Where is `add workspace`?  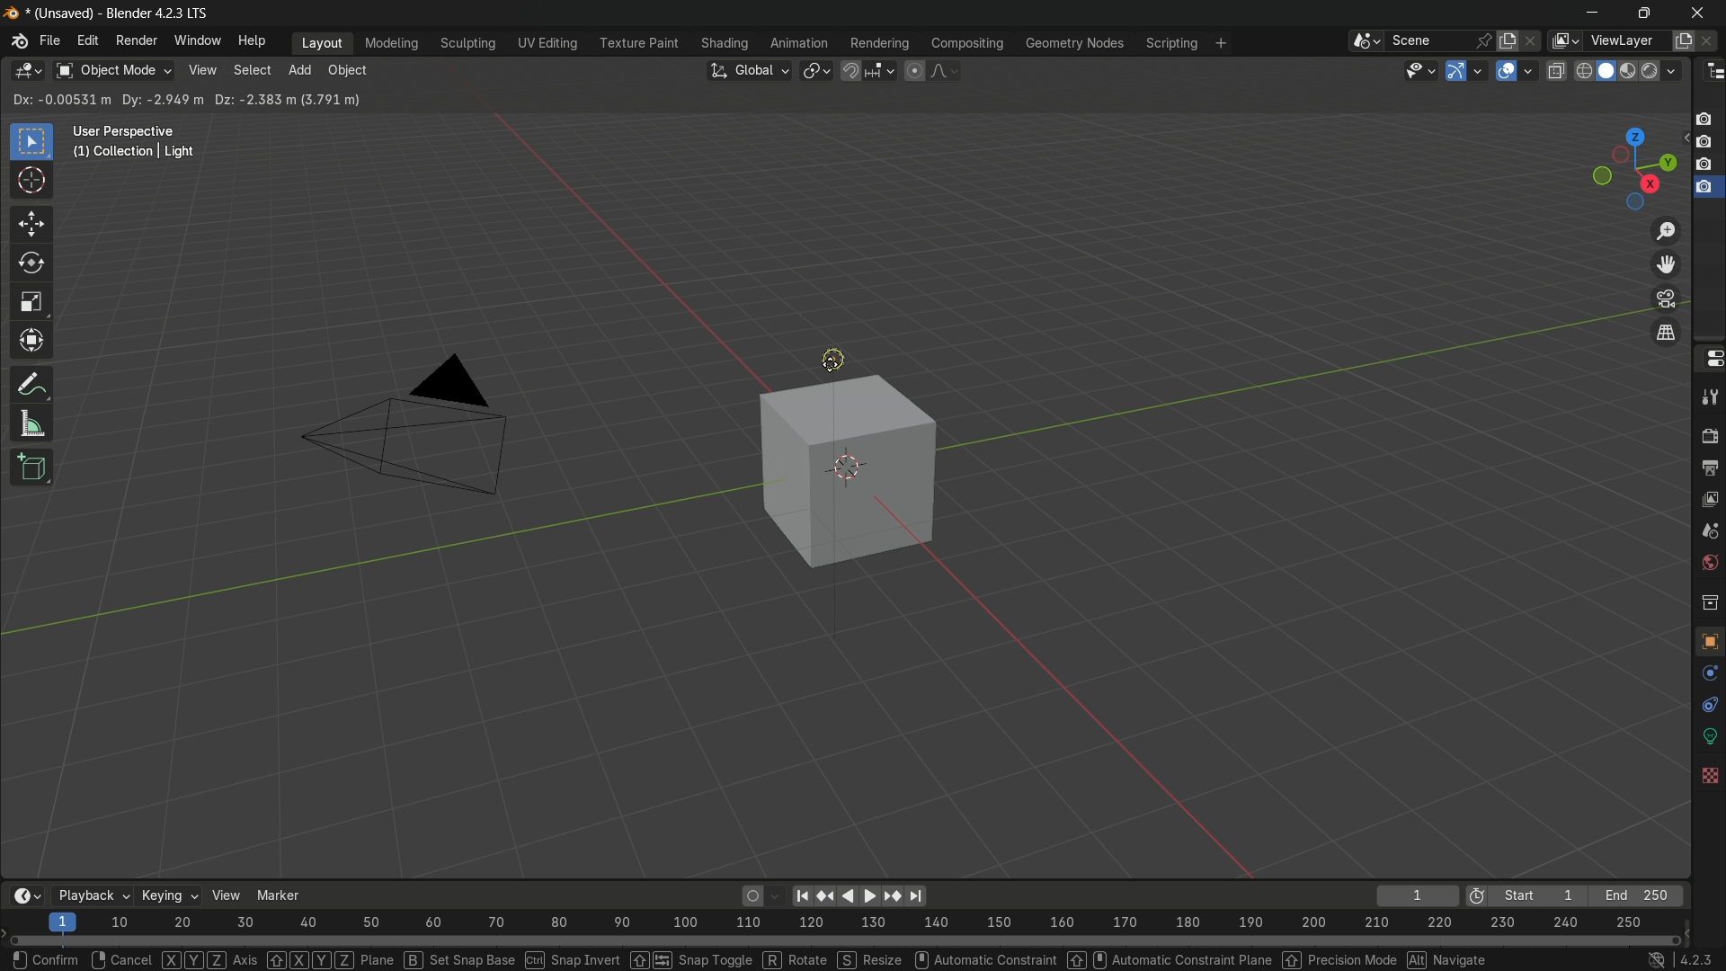
add workspace is located at coordinates (1222, 43).